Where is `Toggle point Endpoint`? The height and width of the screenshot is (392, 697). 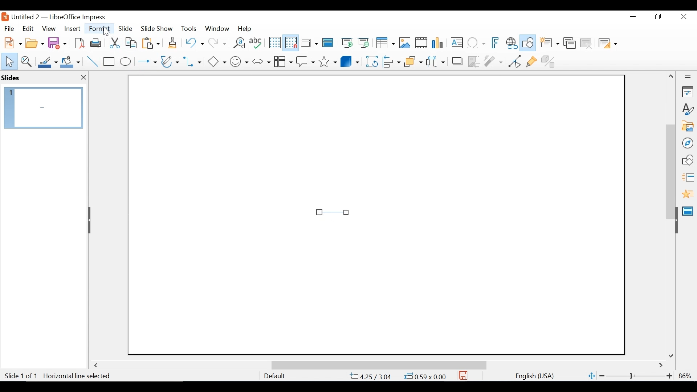 Toggle point Endpoint is located at coordinates (513, 61).